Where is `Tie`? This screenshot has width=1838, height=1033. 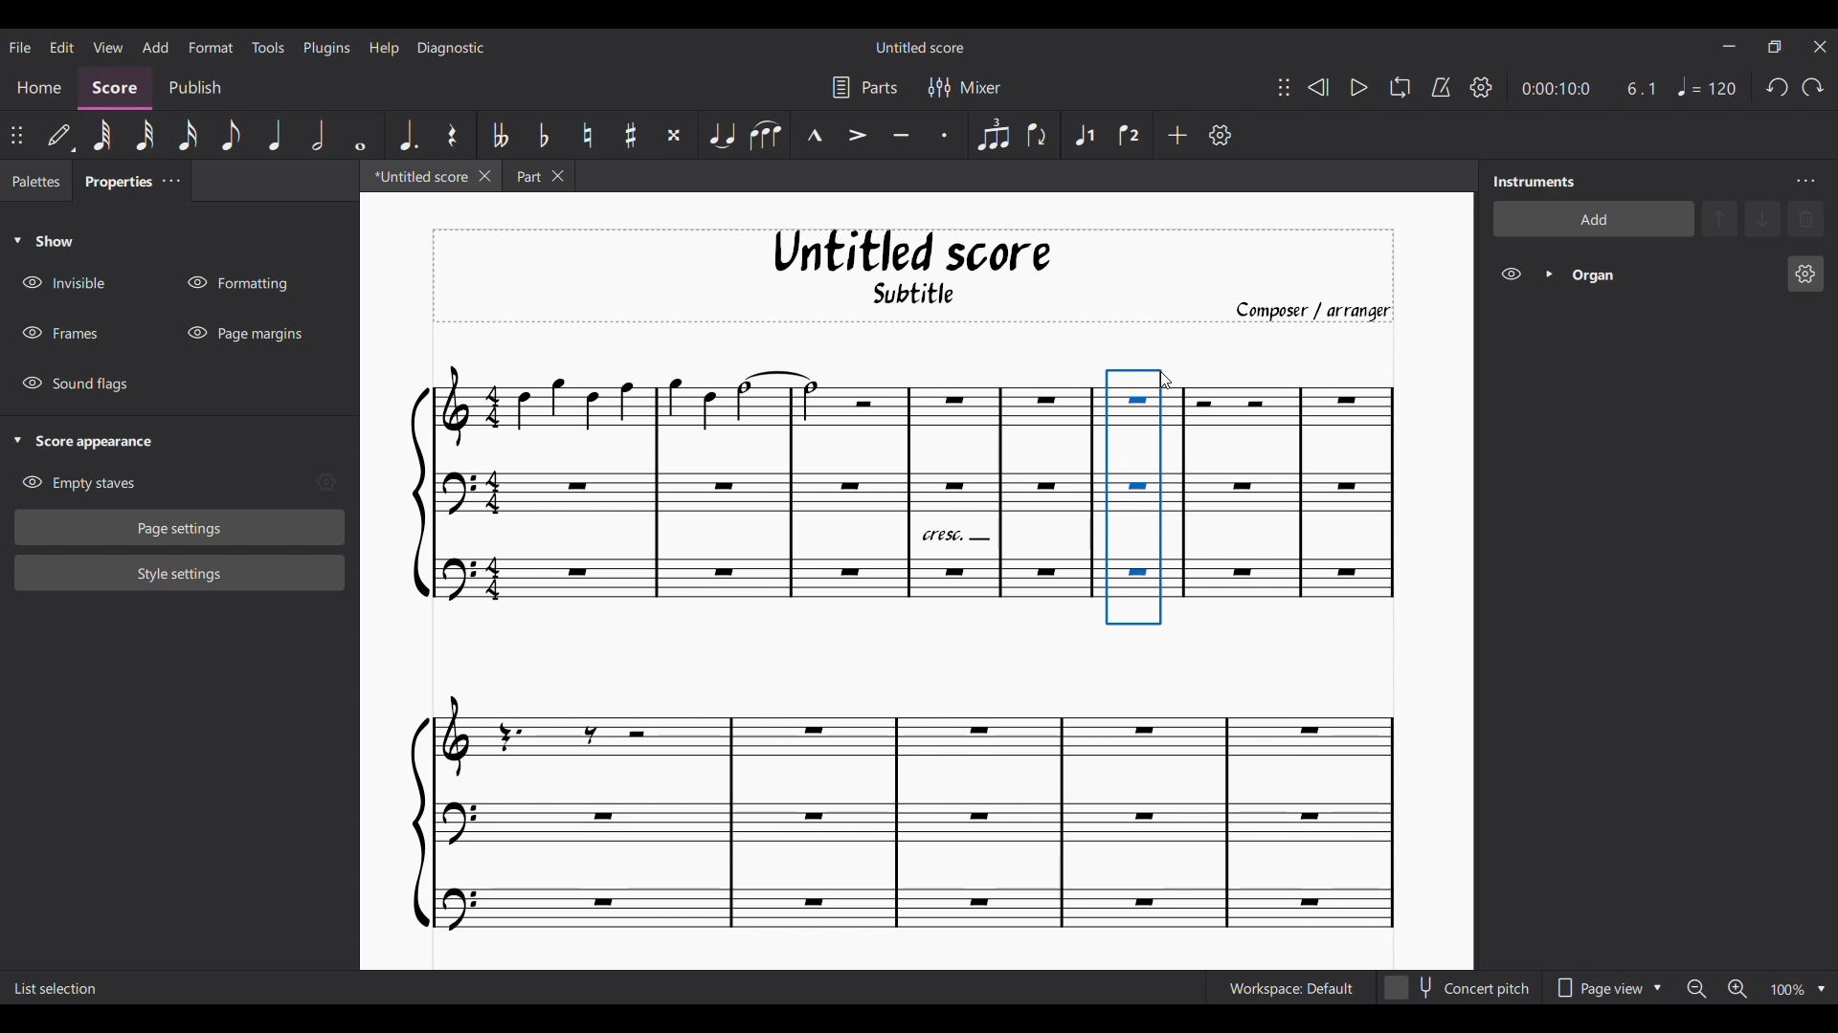
Tie is located at coordinates (721, 135).